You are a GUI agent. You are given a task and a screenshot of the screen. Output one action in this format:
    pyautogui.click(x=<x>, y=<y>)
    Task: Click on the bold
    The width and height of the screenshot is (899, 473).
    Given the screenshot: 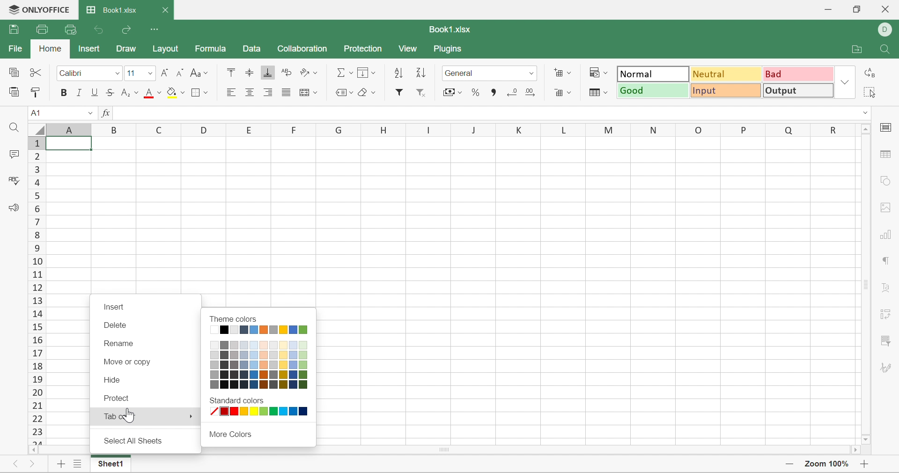 What is the action you would take?
    pyautogui.click(x=65, y=94)
    